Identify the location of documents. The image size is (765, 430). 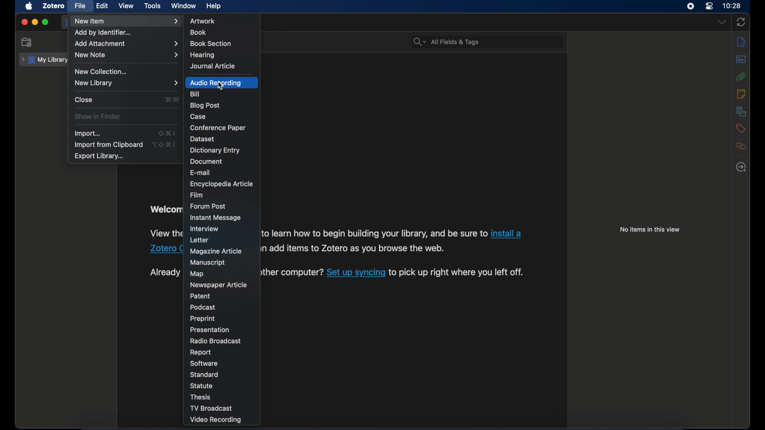
(208, 161).